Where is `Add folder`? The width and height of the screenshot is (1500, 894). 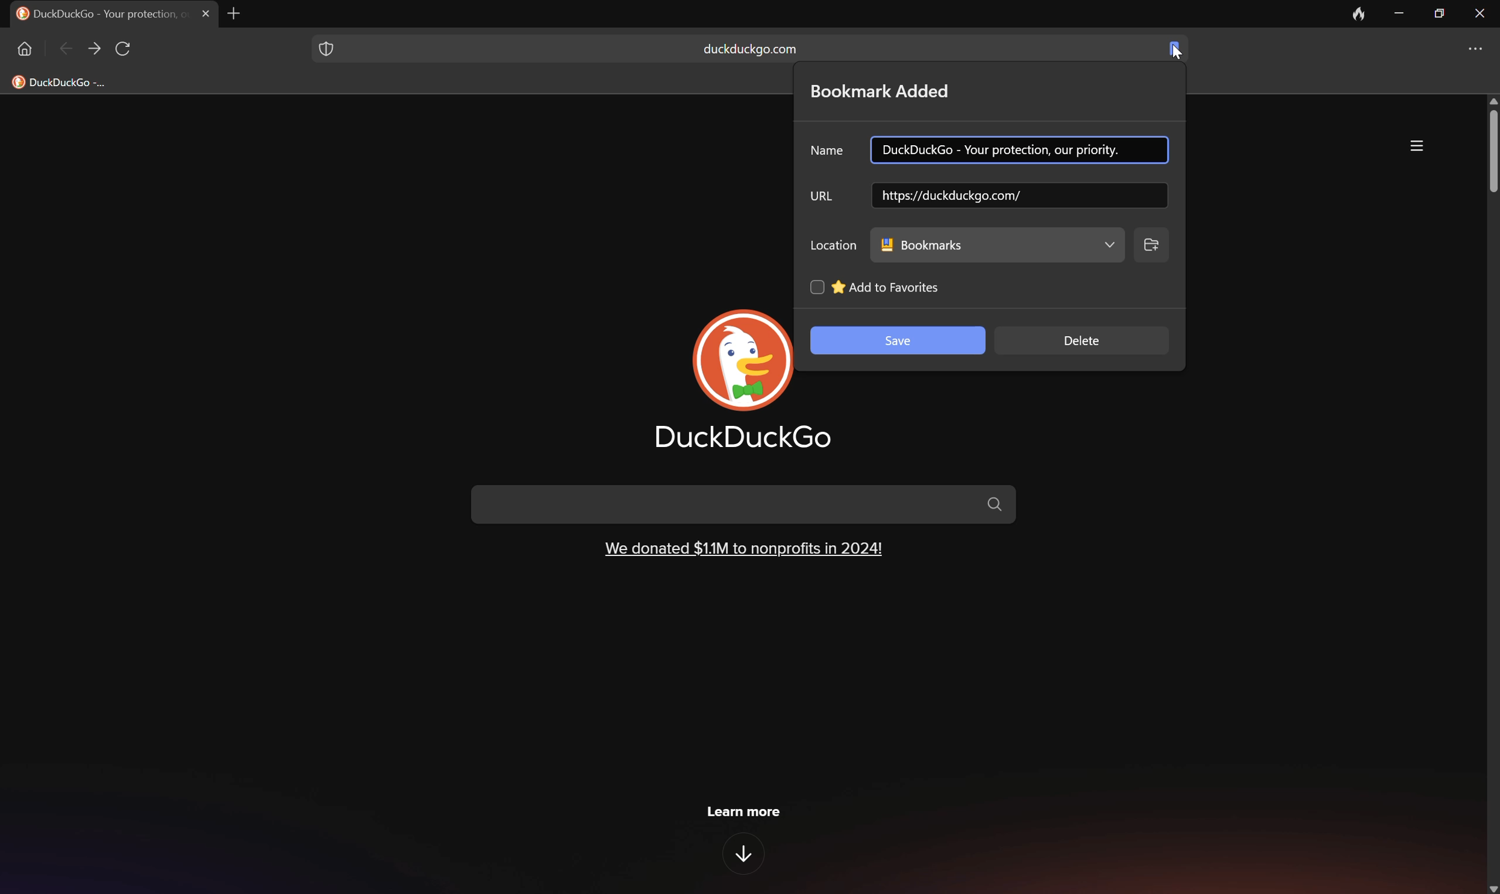 Add folder is located at coordinates (1152, 244).